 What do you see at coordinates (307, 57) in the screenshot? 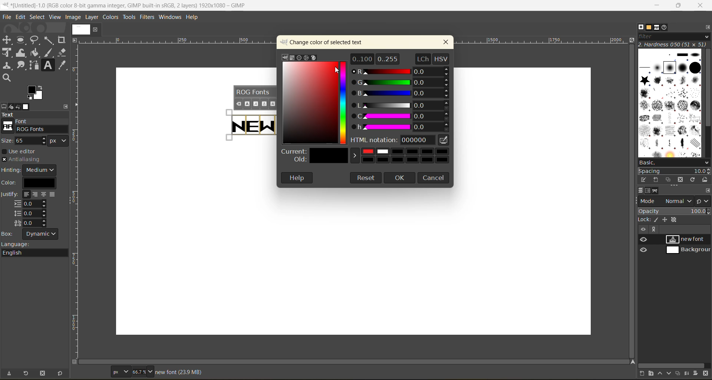
I see `wheel` at bounding box center [307, 57].